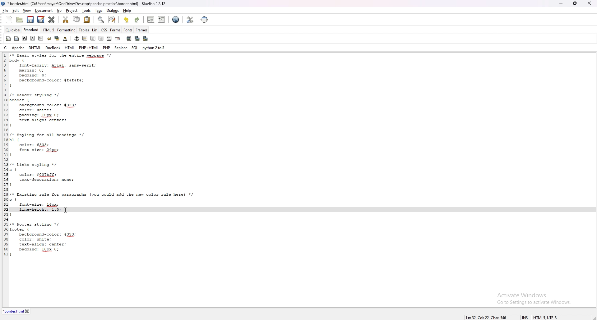 The width and height of the screenshot is (597, 320). What do you see at coordinates (30, 20) in the screenshot?
I see `save` at bounding box center [30, 20].